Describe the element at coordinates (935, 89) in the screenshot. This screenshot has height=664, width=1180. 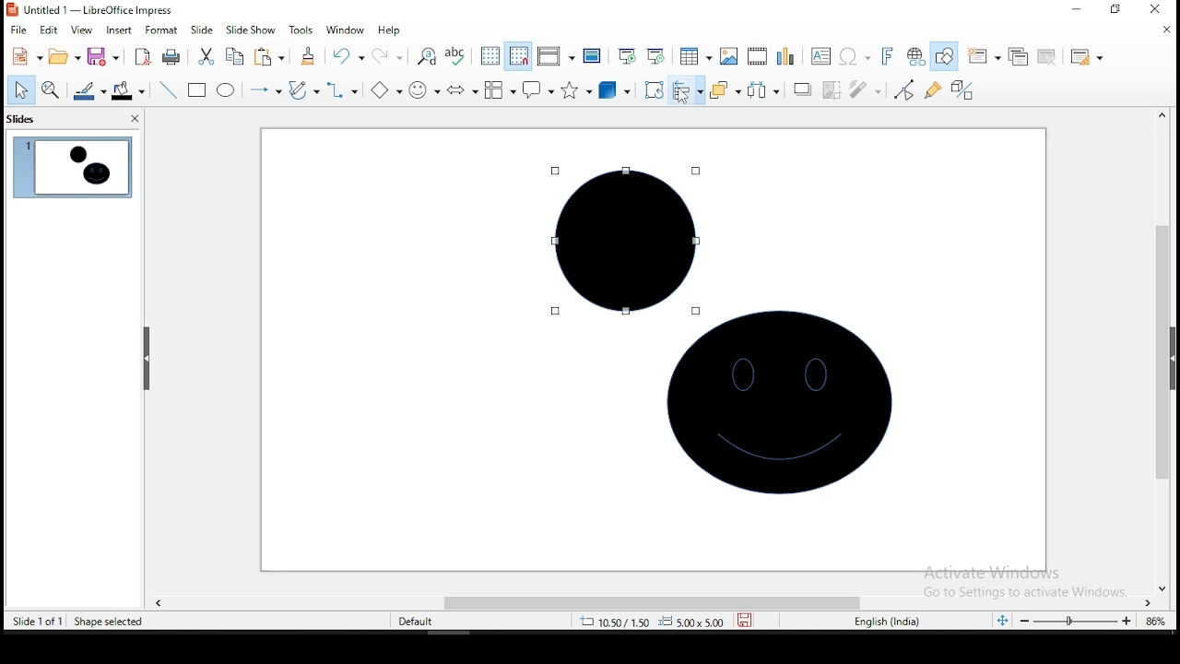
I see `show gluepoint draw functions` at that location.